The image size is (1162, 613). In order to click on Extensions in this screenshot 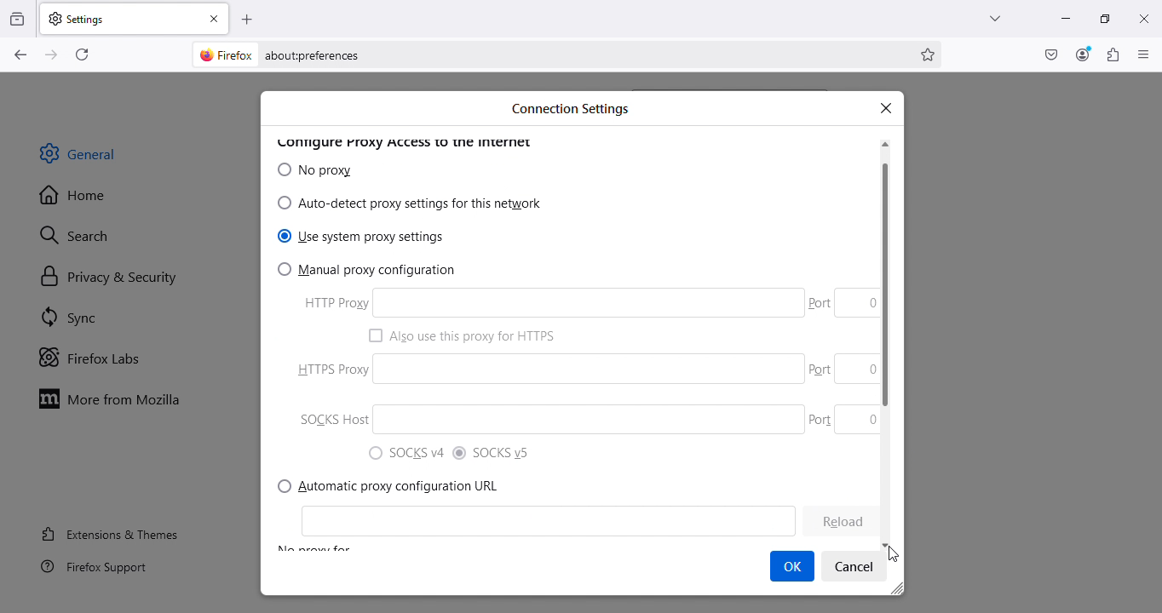, I will do `click(1113, 54)`.